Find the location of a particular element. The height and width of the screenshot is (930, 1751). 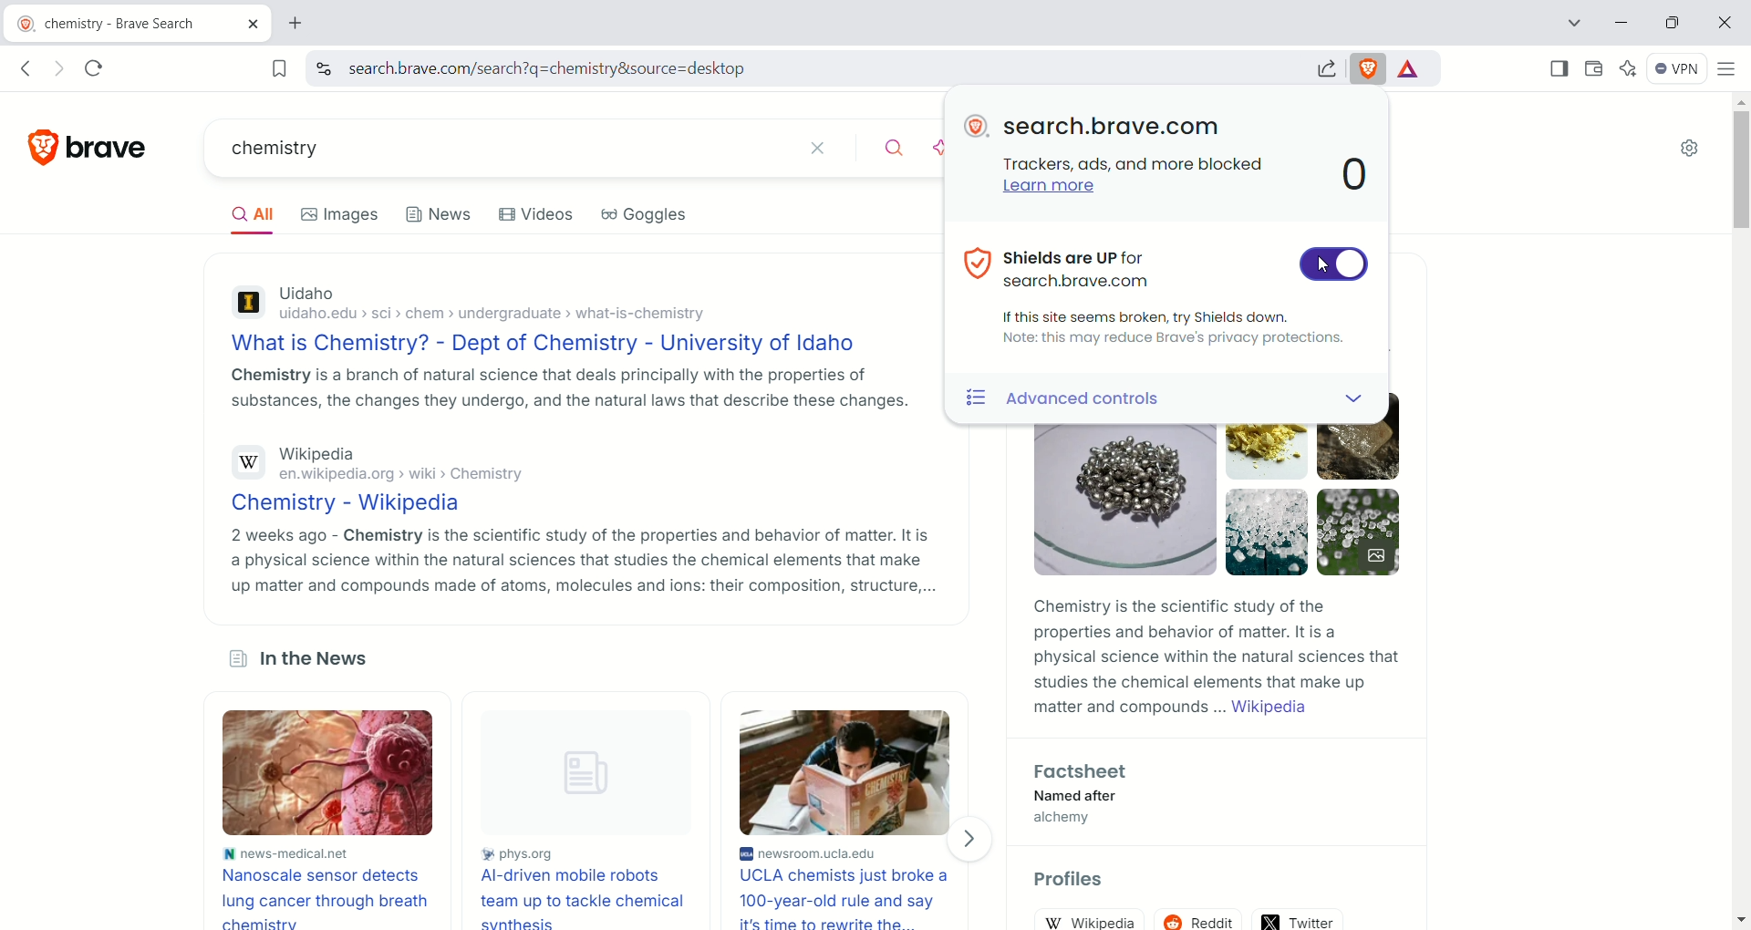

settings is located at coordinates (1693, 150).